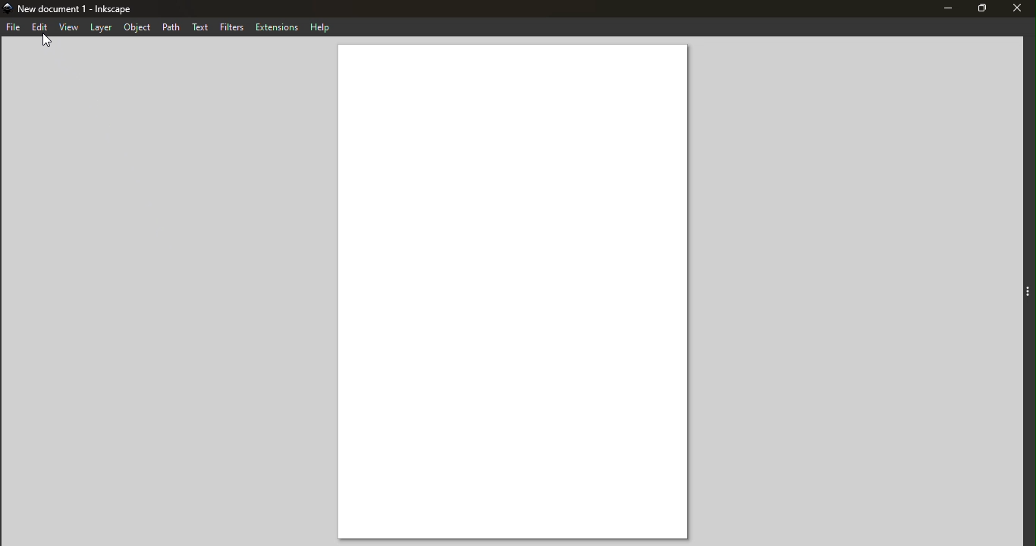 This screenshot has width=1036, height=546. I want to click on Filters, so click(231, 26).